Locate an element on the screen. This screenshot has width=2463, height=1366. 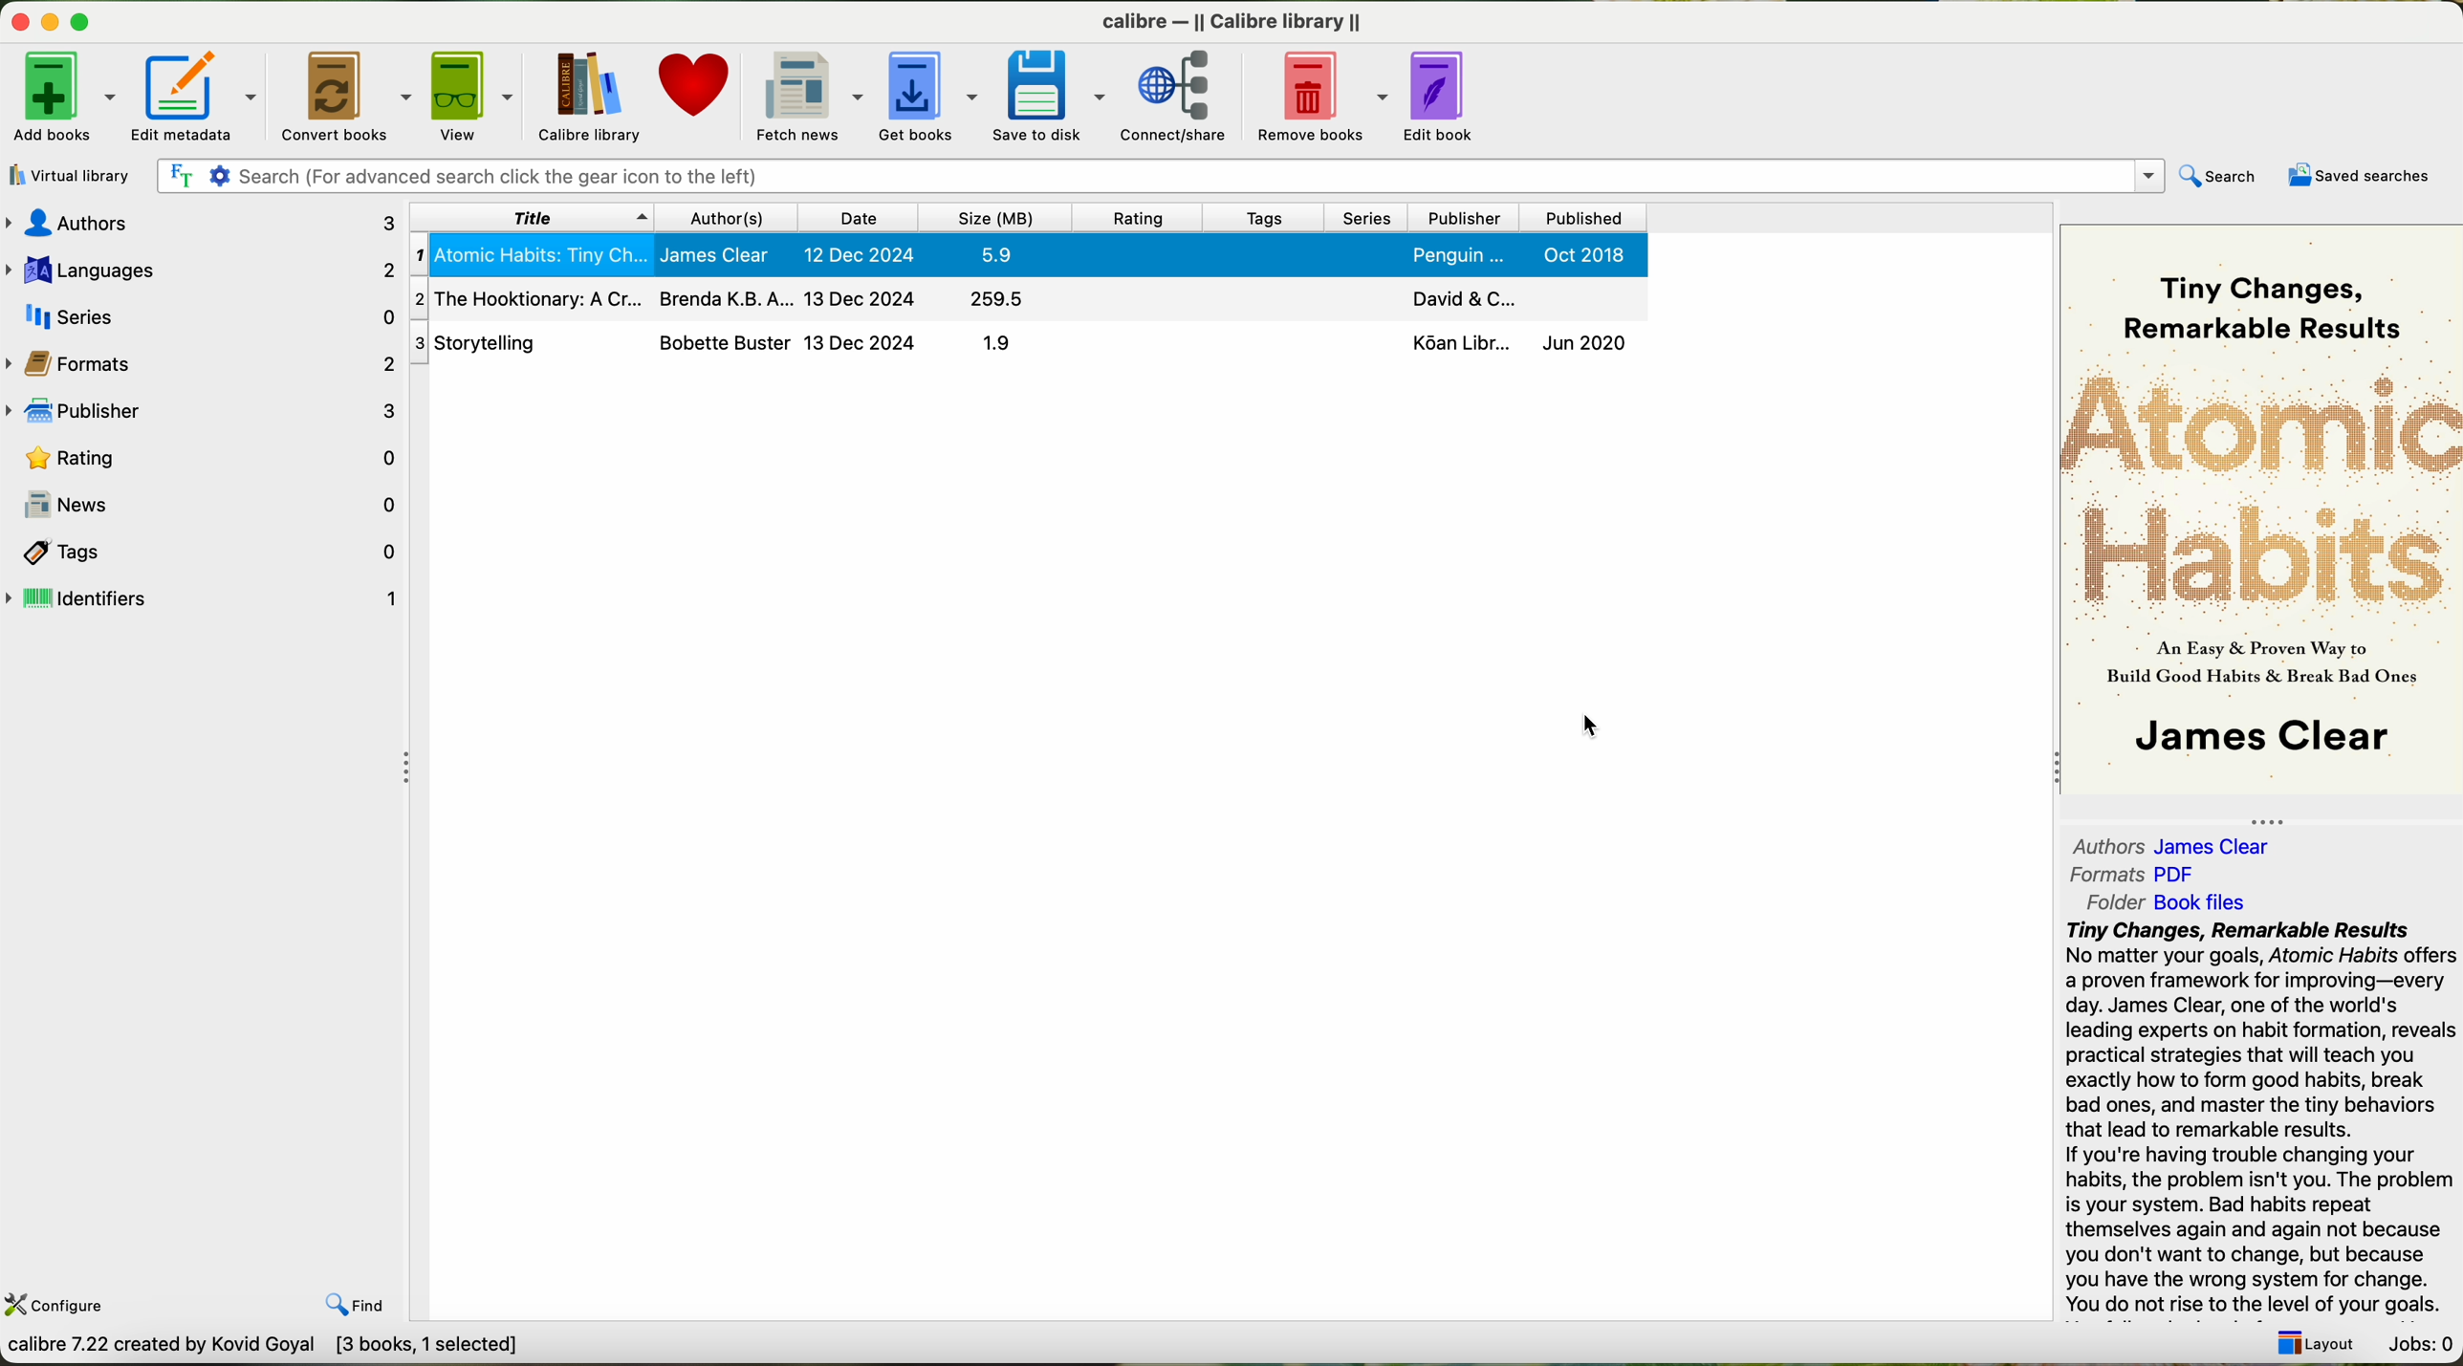
Atomic Habits is located at coordinates (2261, 489).